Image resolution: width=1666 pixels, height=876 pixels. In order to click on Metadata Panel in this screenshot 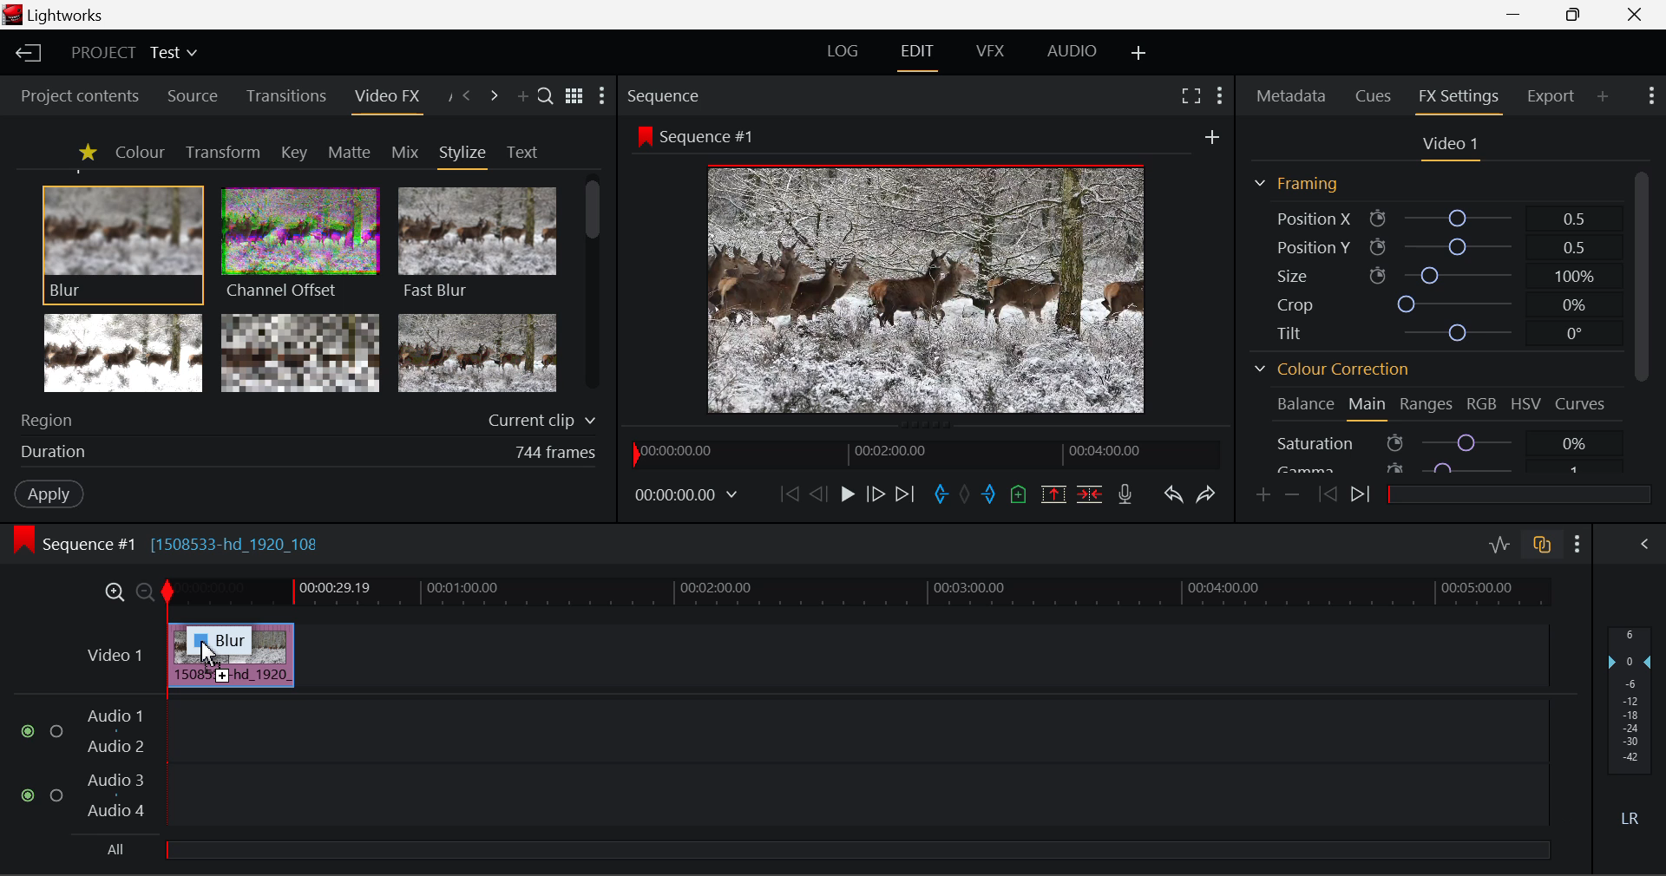, I will do `click(1289, 97)`.